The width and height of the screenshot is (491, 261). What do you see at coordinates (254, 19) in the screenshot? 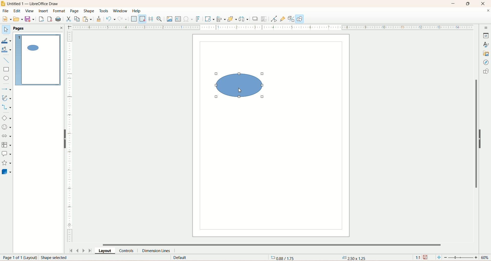
I see `shadow` at bounding box center [254, 19].